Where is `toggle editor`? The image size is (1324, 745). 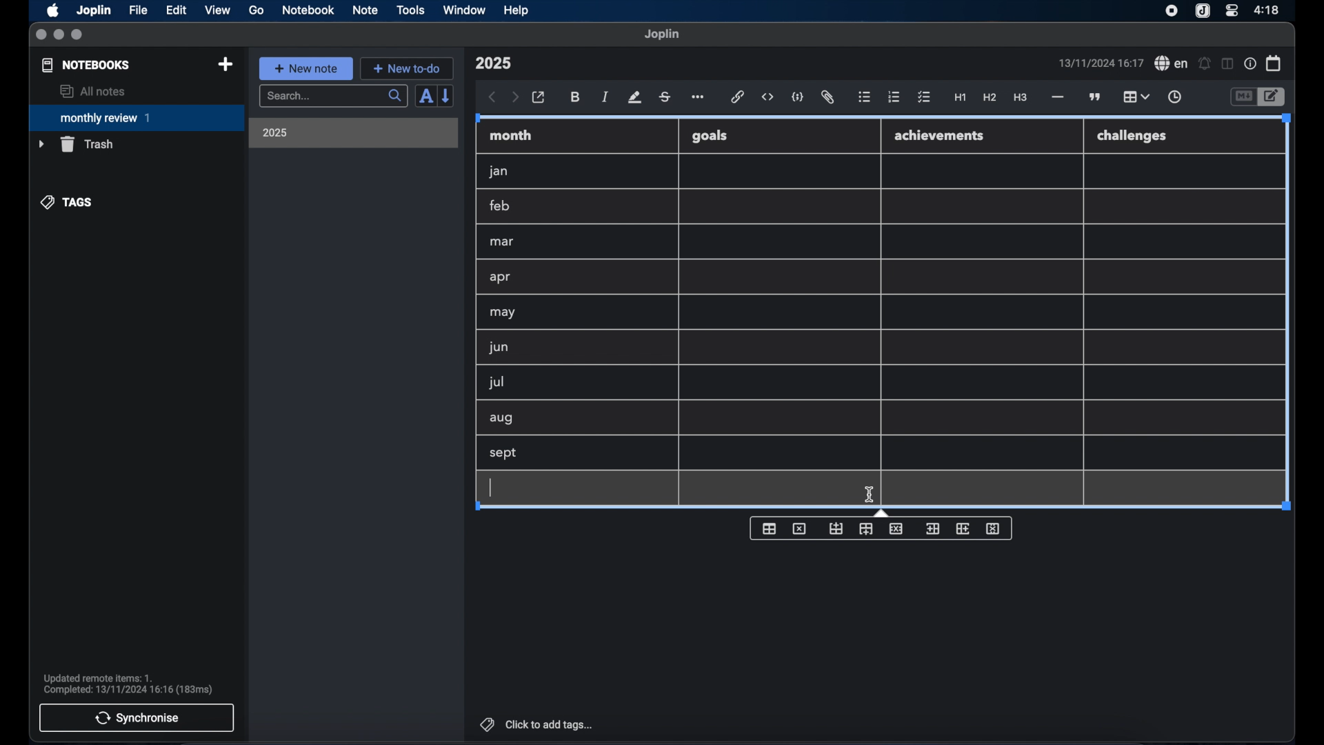
toggle editor is located at coordinates (1274, 97).